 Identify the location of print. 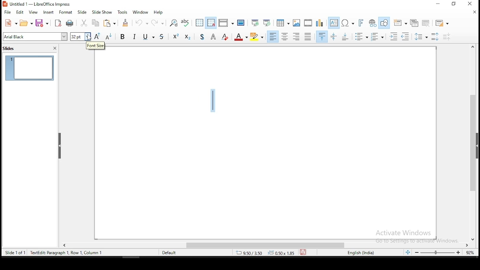
(70, 24).